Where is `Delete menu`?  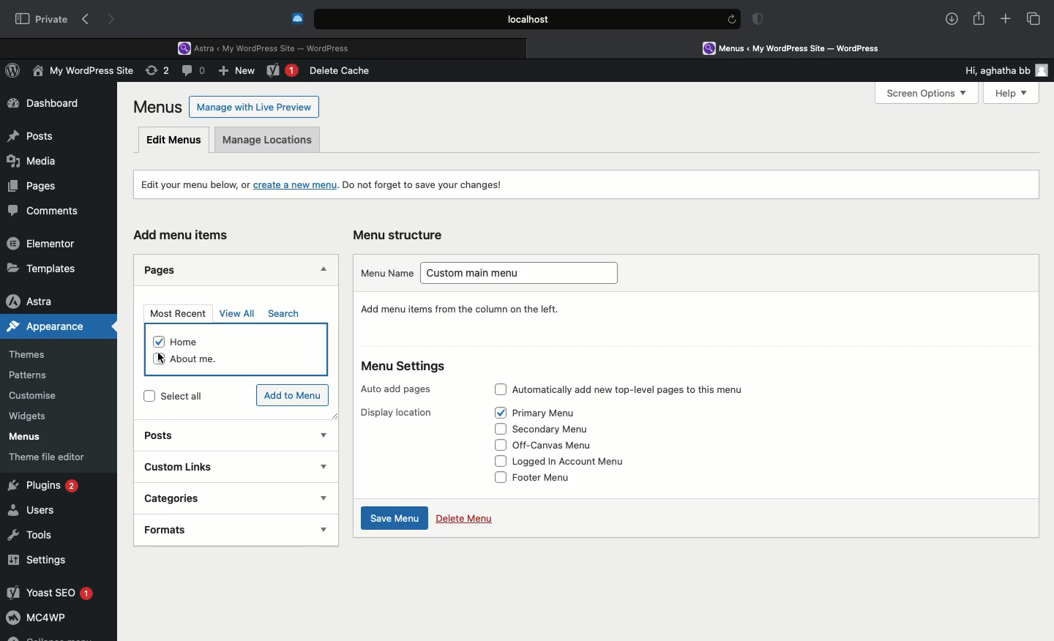
Delete menu is located at coordinates (464, 517).